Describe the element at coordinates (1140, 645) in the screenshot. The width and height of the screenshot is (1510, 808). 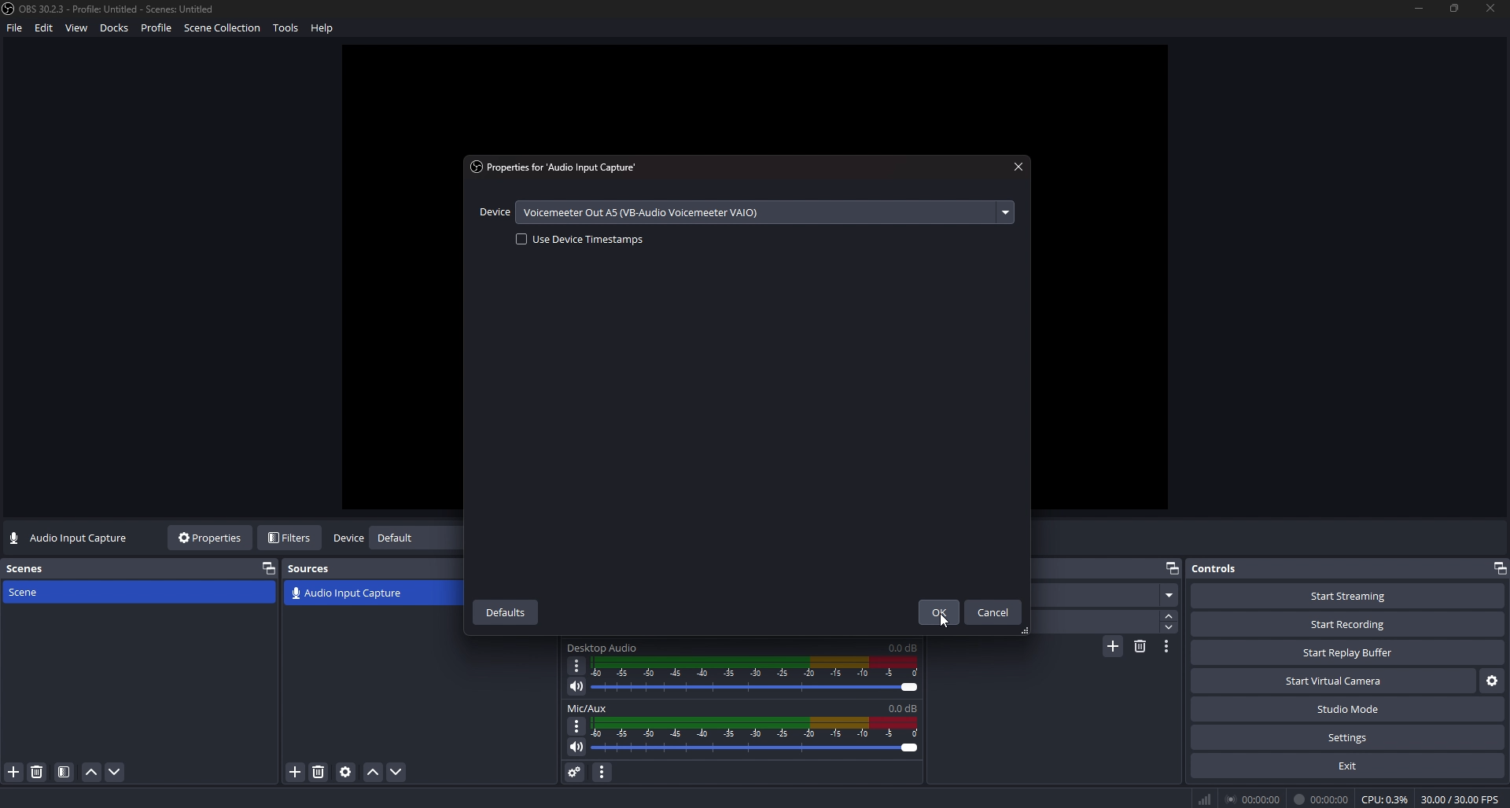
I see `remove transition` at that location.